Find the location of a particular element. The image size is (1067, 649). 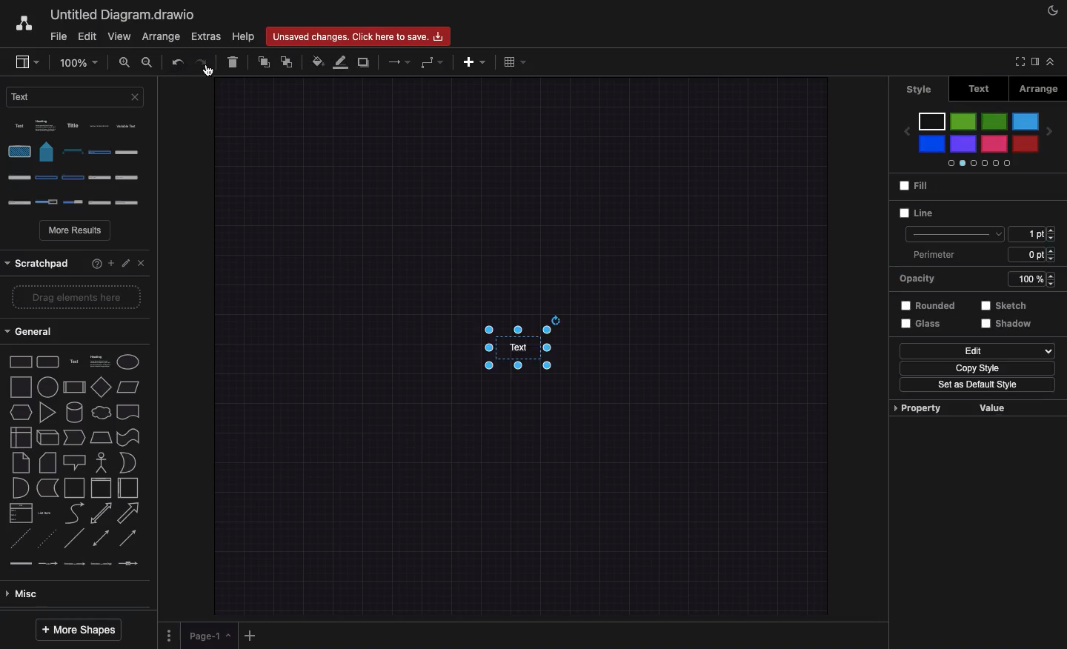

Trash is located at coordinates (234, 64).